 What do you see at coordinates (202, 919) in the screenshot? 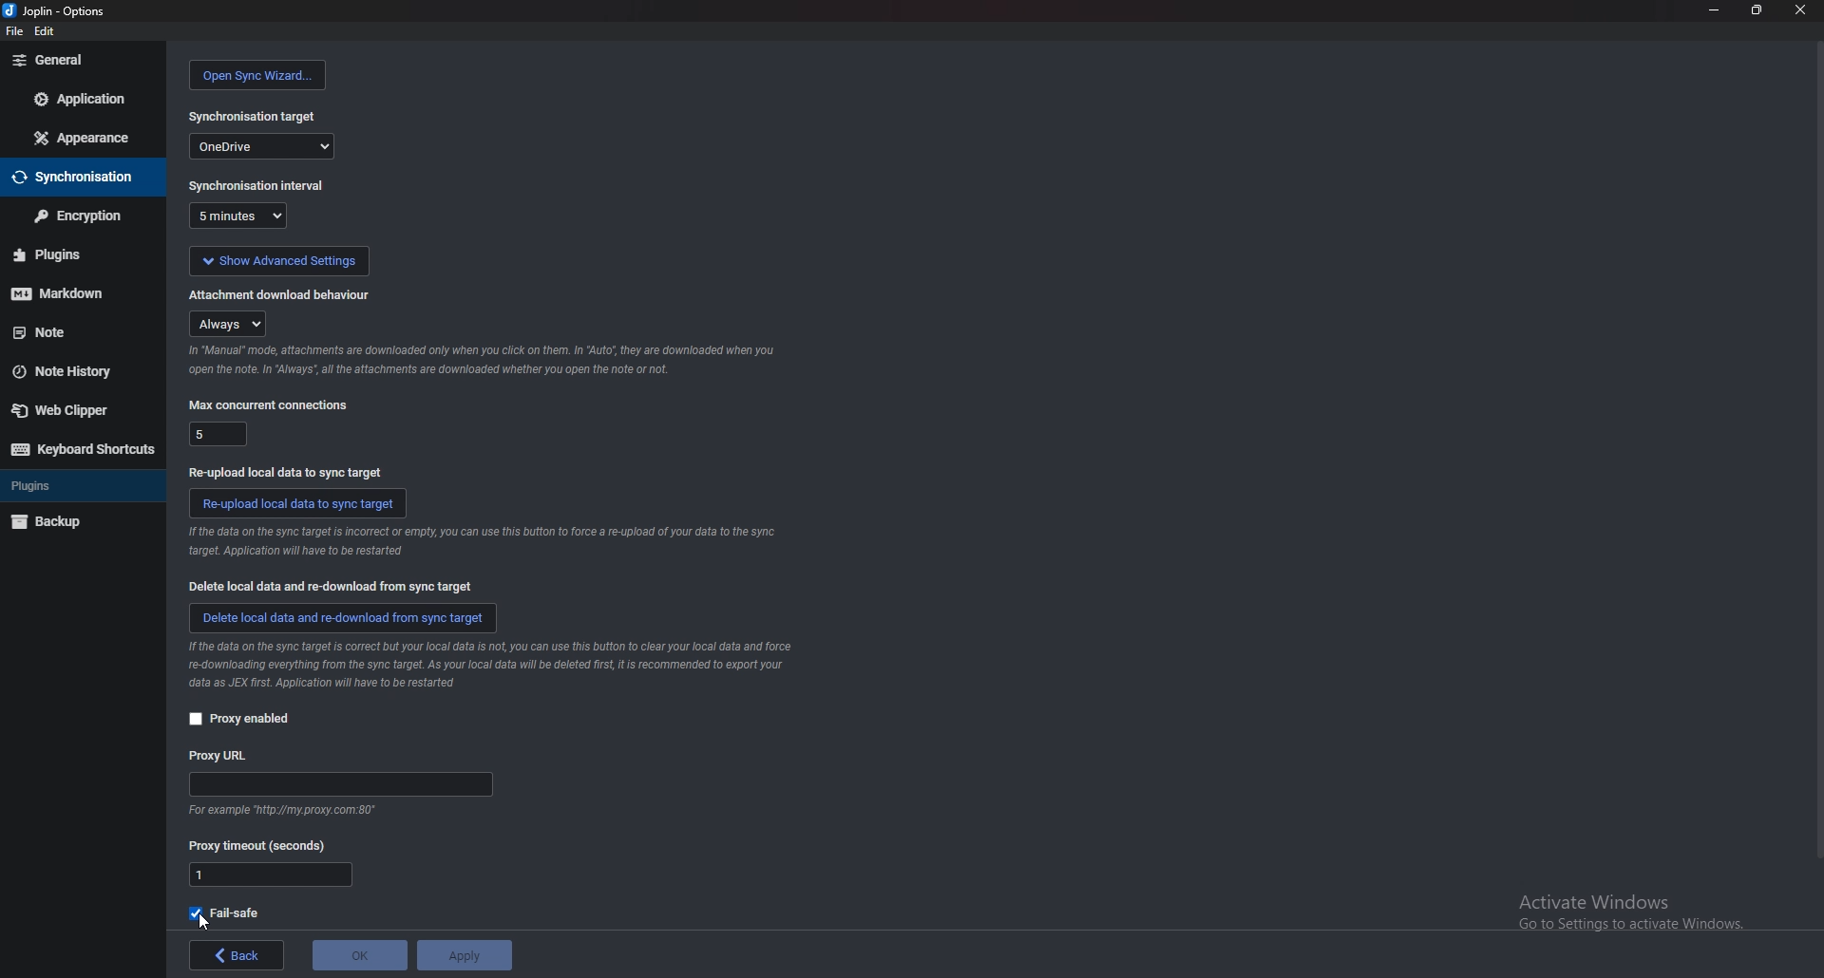
I see `cursor` at bounding box center [202, 919].